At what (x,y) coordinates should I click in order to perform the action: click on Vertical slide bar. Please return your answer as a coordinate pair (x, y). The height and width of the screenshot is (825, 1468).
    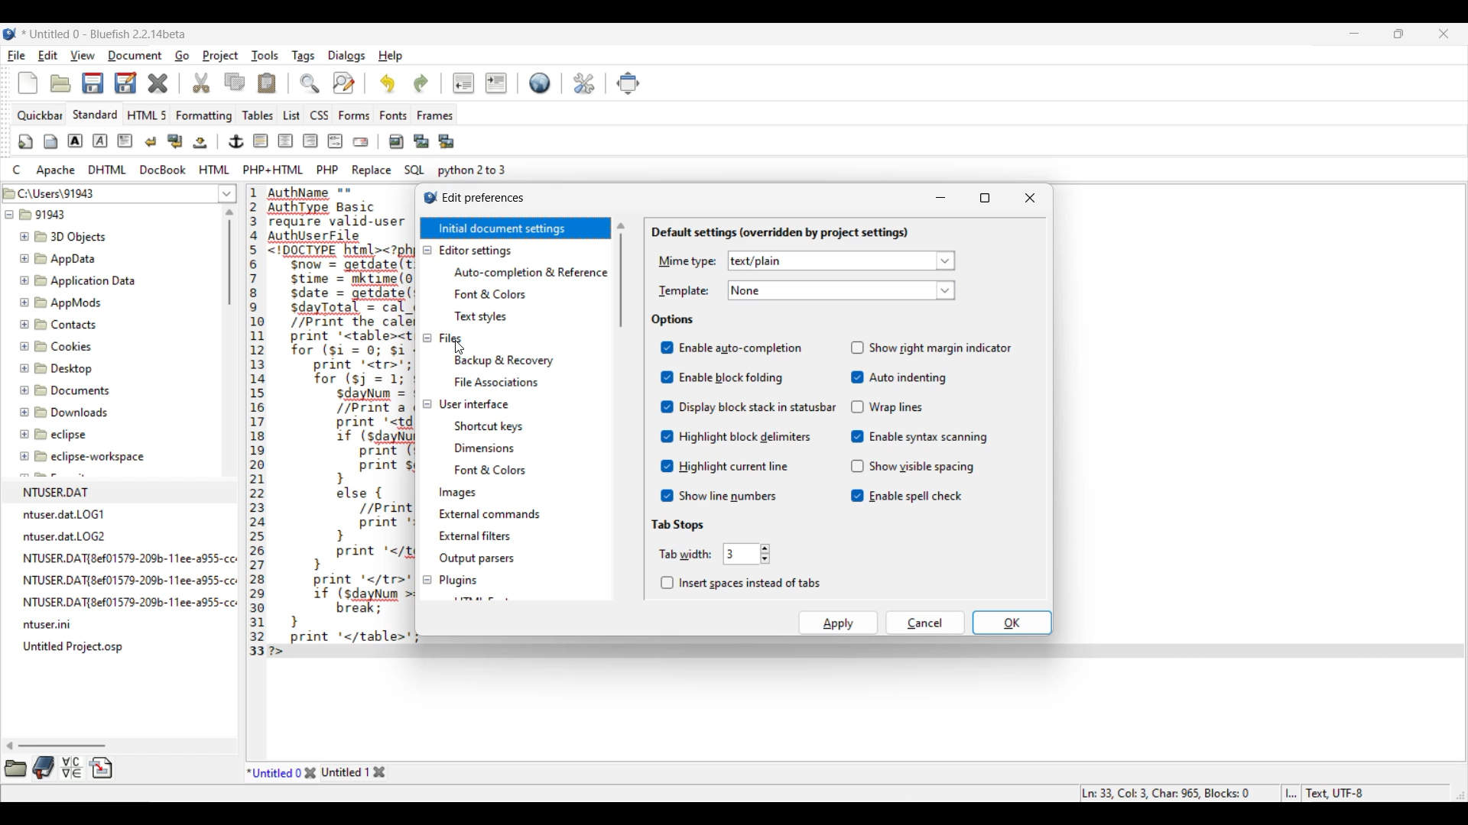
    Looking at the image, I should click on (229, 257).